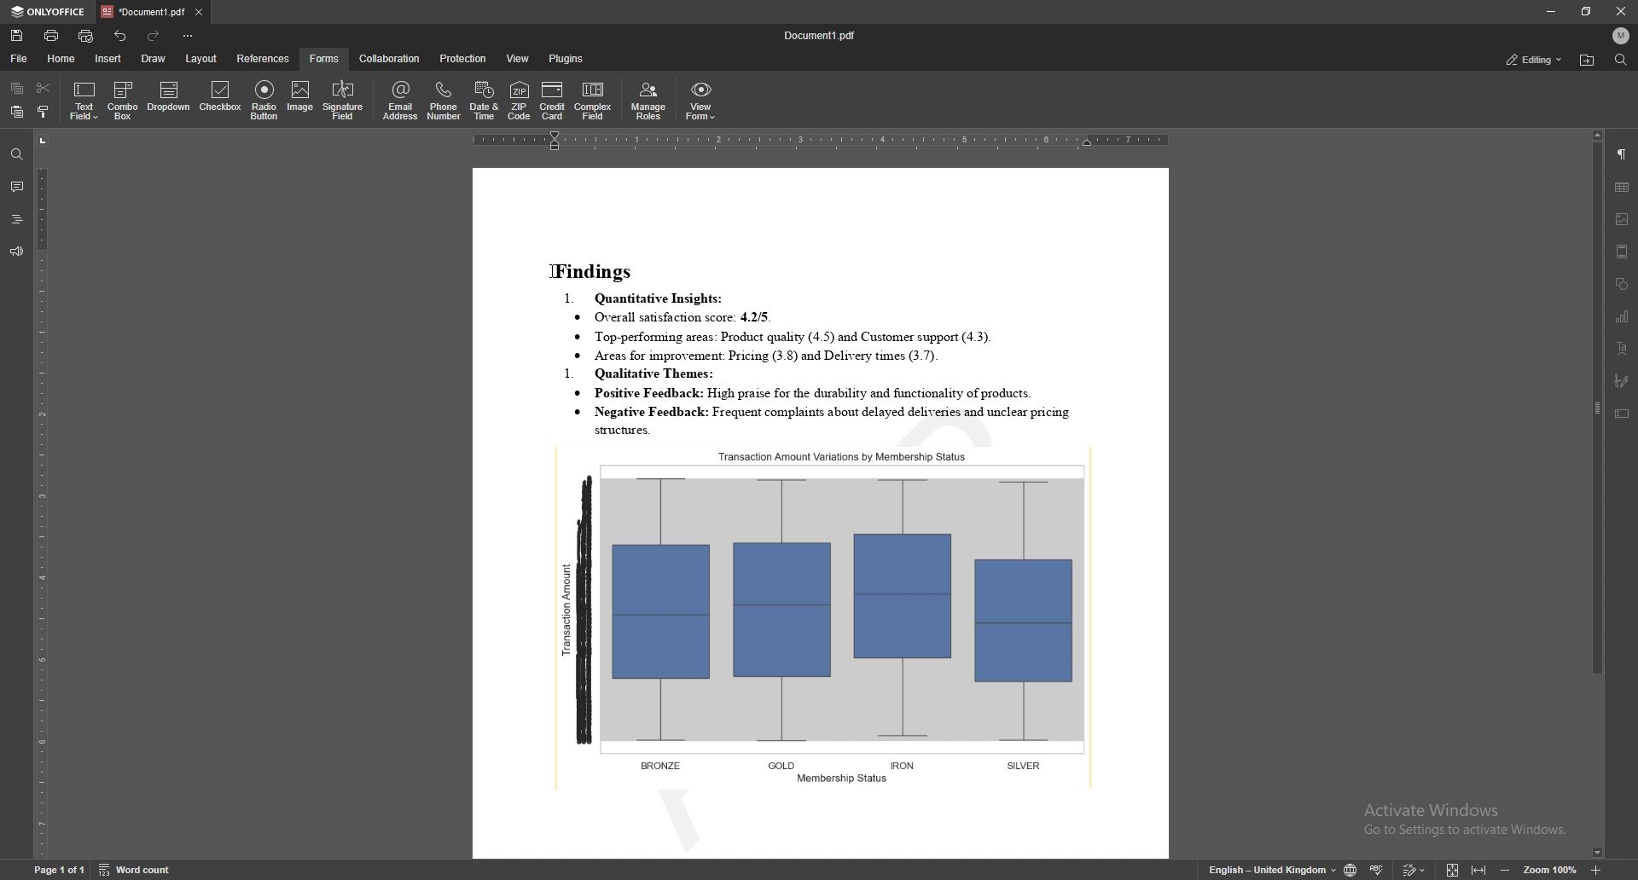  I want to click on paste, so click(17, 112).